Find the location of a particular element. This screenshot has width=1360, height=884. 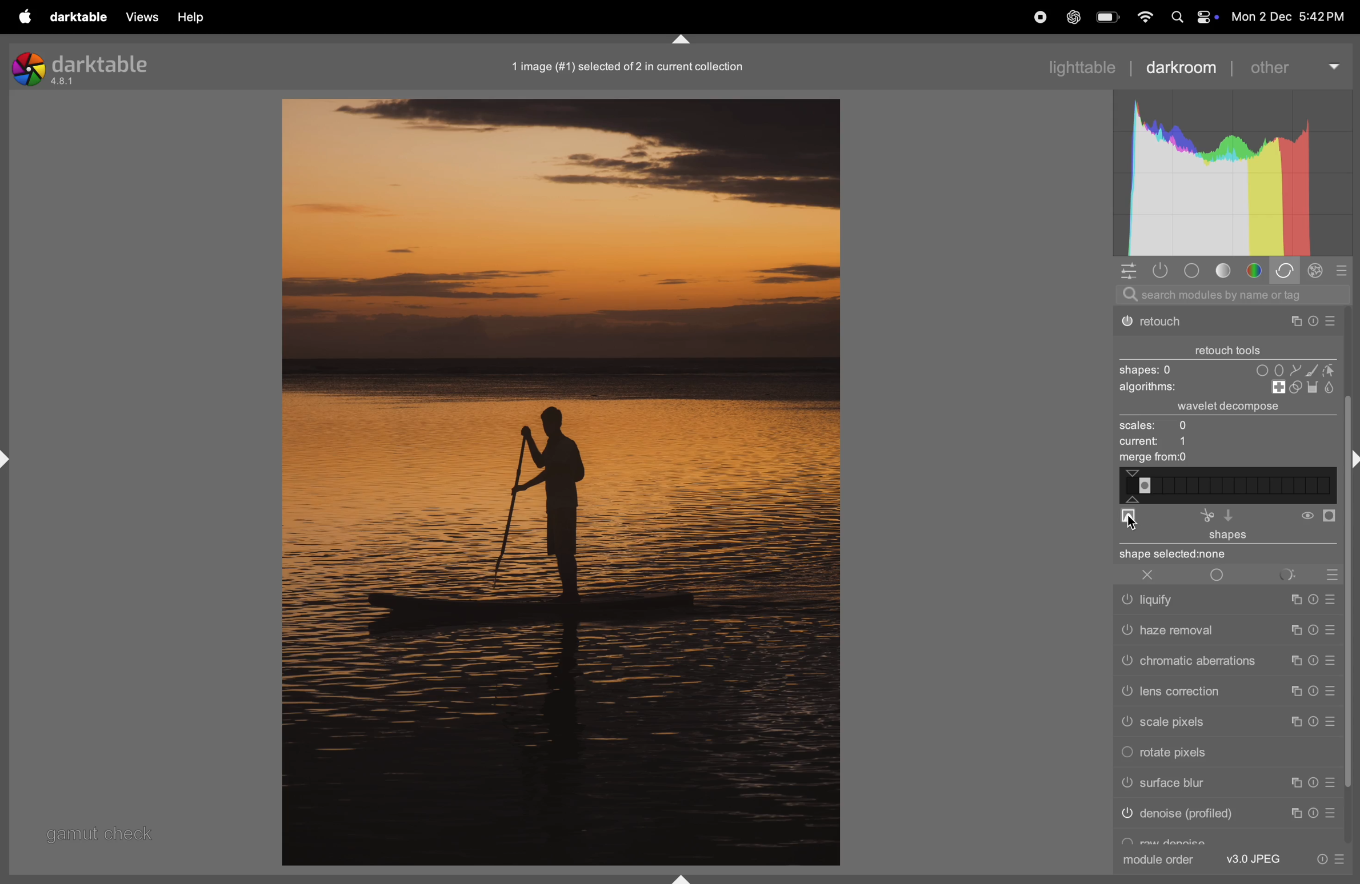

display masks is located at coordinates (1302, 574).